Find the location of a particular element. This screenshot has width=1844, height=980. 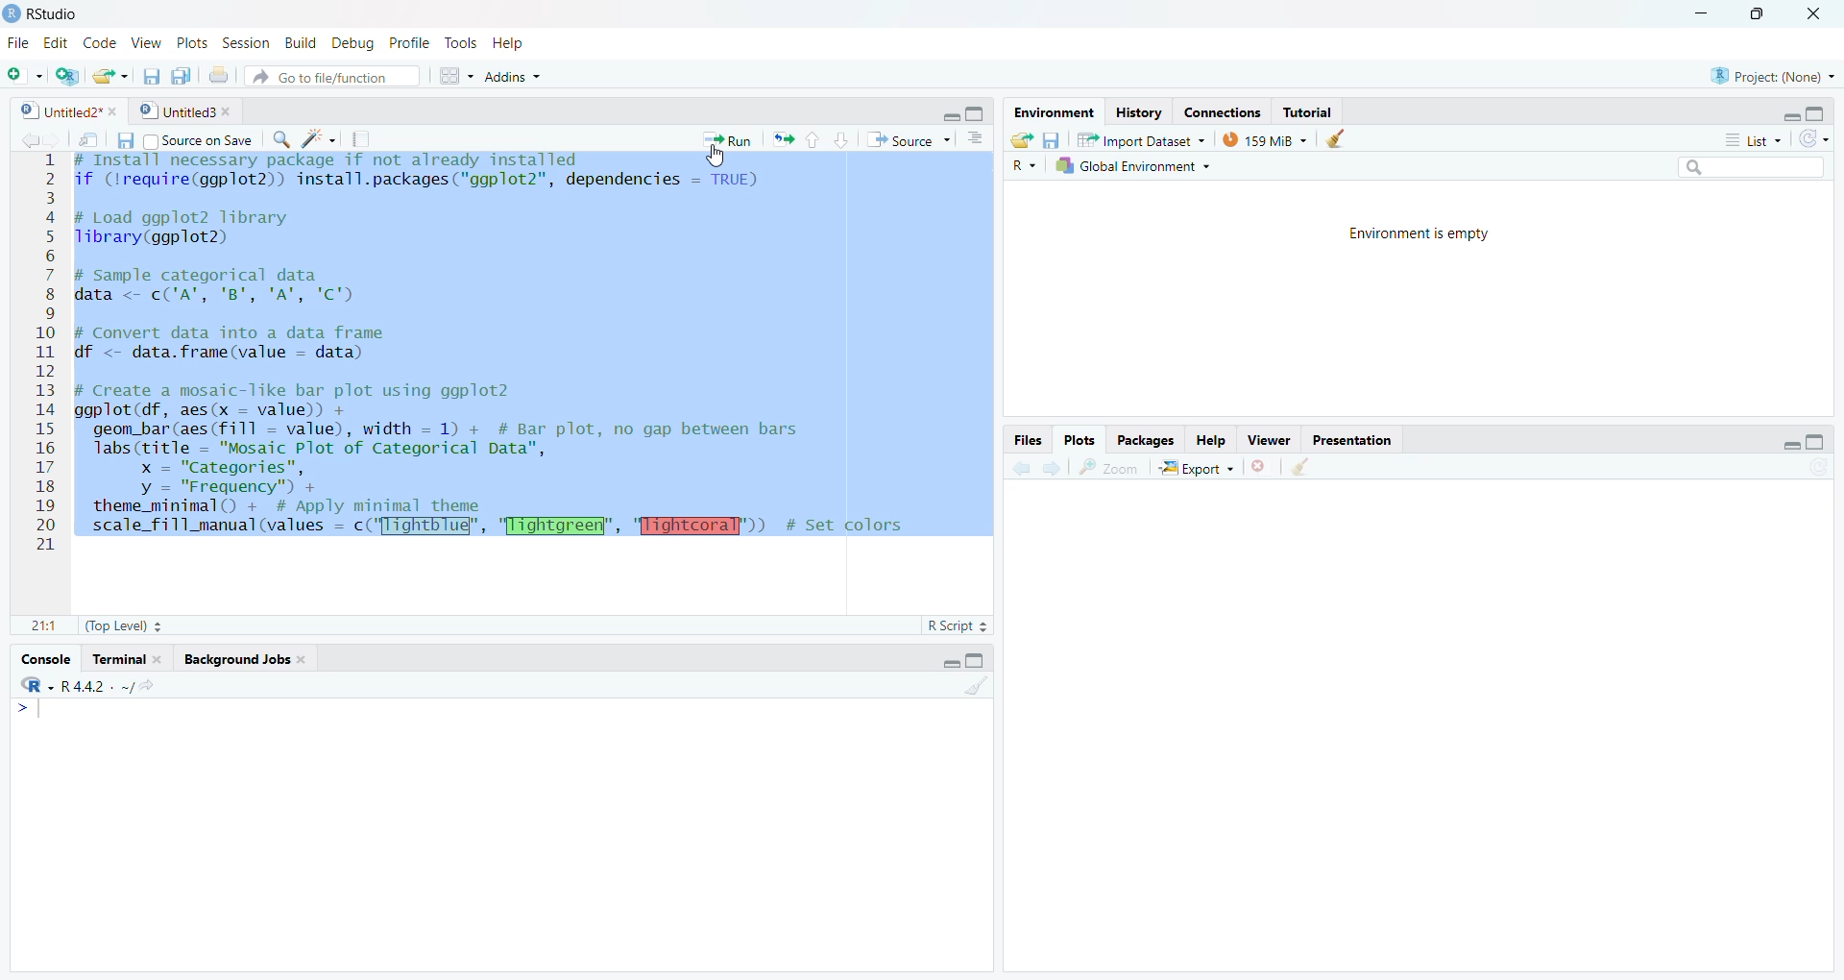

Run is located at coordinates (729, 138).